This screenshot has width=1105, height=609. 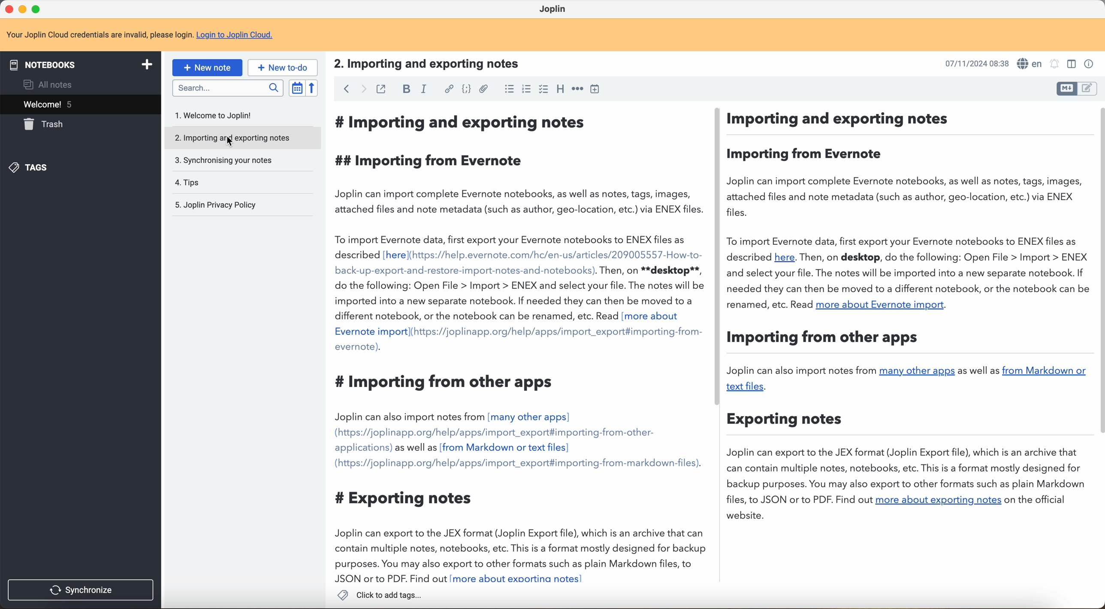 I want to click on click to add tags, so click(x=378, y=595).